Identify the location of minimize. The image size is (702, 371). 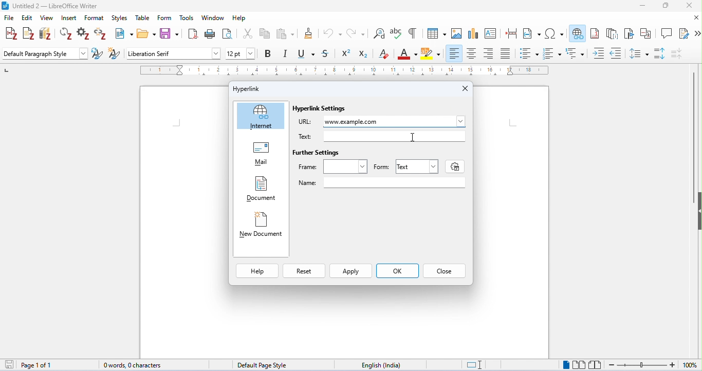
(641, 6).